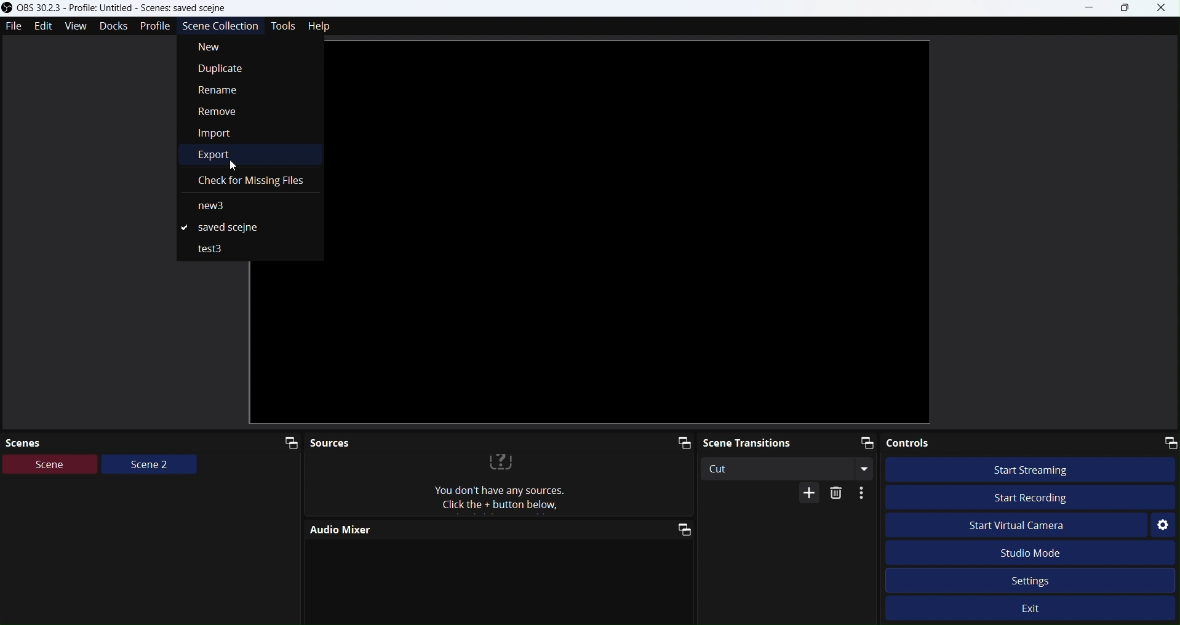  Describe the element at coordinates (152, 442) in the screenshot. I see `Scenes` at that location.